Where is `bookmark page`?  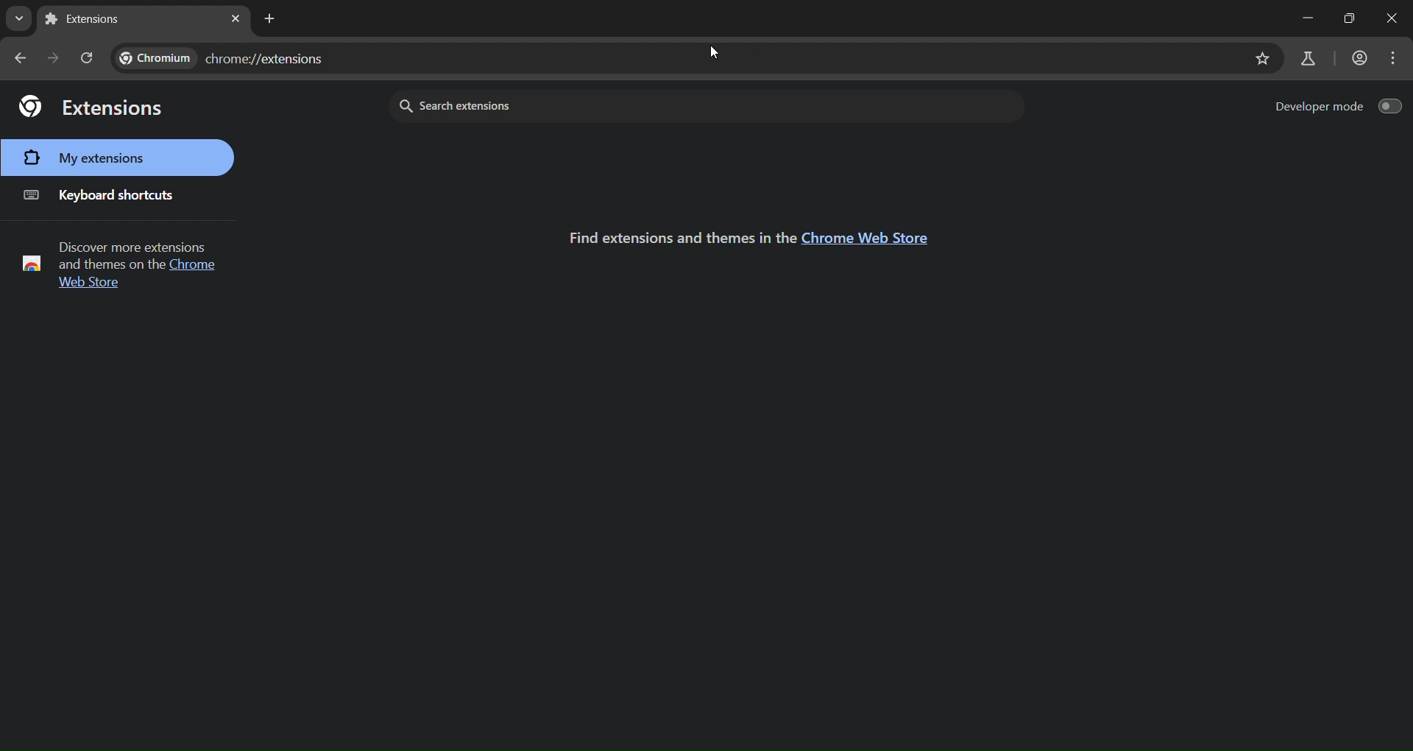 bookmark page is located at coordinates (1262, 58).